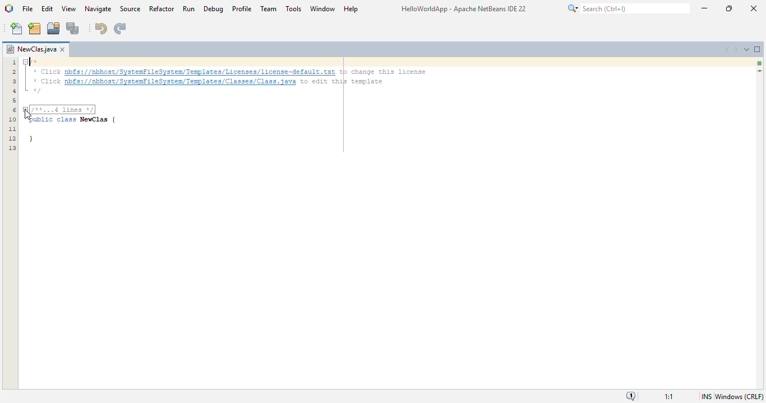 The height and width of the screenshot is (403, 766). What do you see at coordinates (759, 71) in the screenshot?
I see `current line` at bounding box center [759, 71].